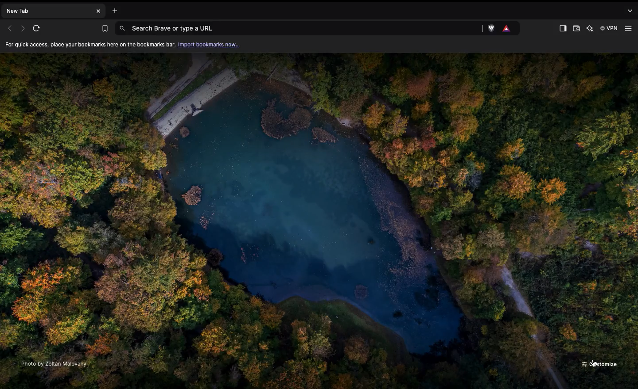 Image resolution: width=638 pixels, height=389 pixels. I want to click on Bookmarks, so click(103, 29).